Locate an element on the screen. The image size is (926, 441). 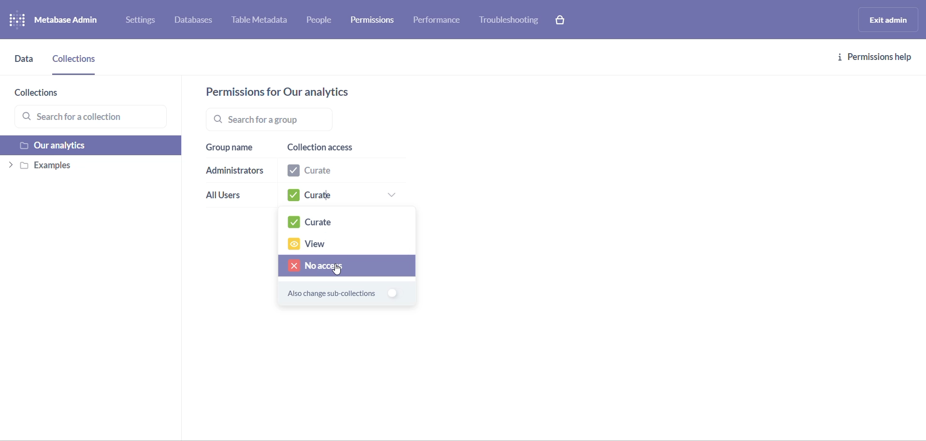
all users group is located at coordinates (231, 197).